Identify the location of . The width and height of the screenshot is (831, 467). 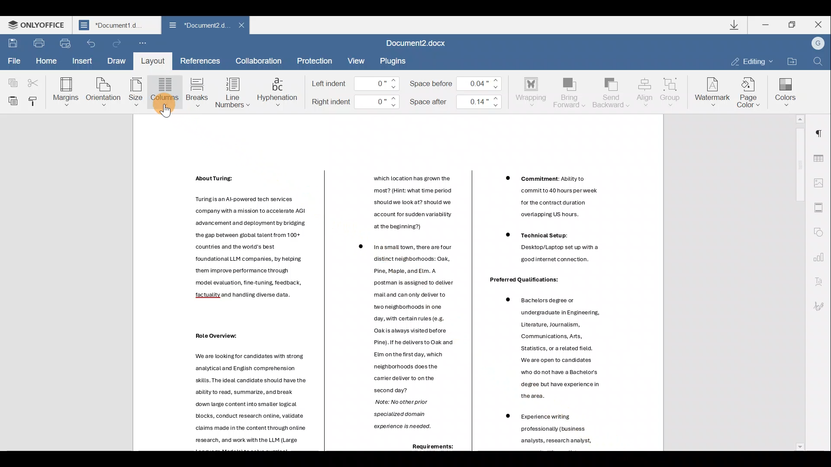
(243, 400).